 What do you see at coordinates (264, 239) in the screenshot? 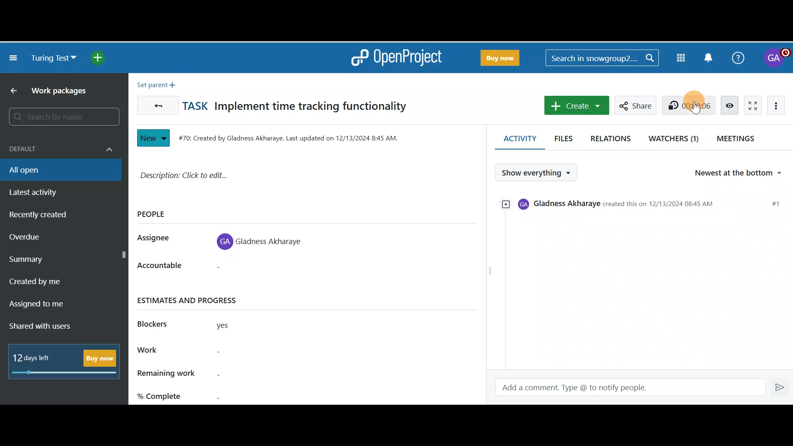
I see `Gladness Akharaye` at bounding box center [264, 239].